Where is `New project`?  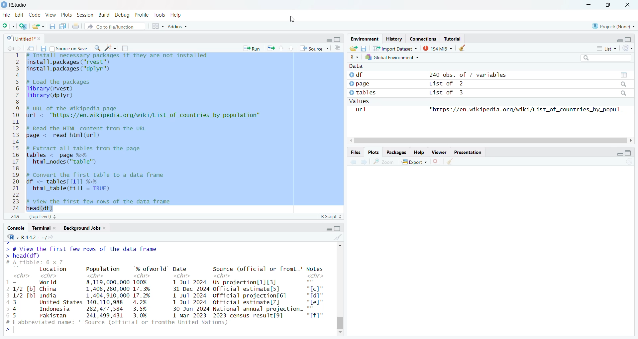 New project is located at coordinates (24, 26).